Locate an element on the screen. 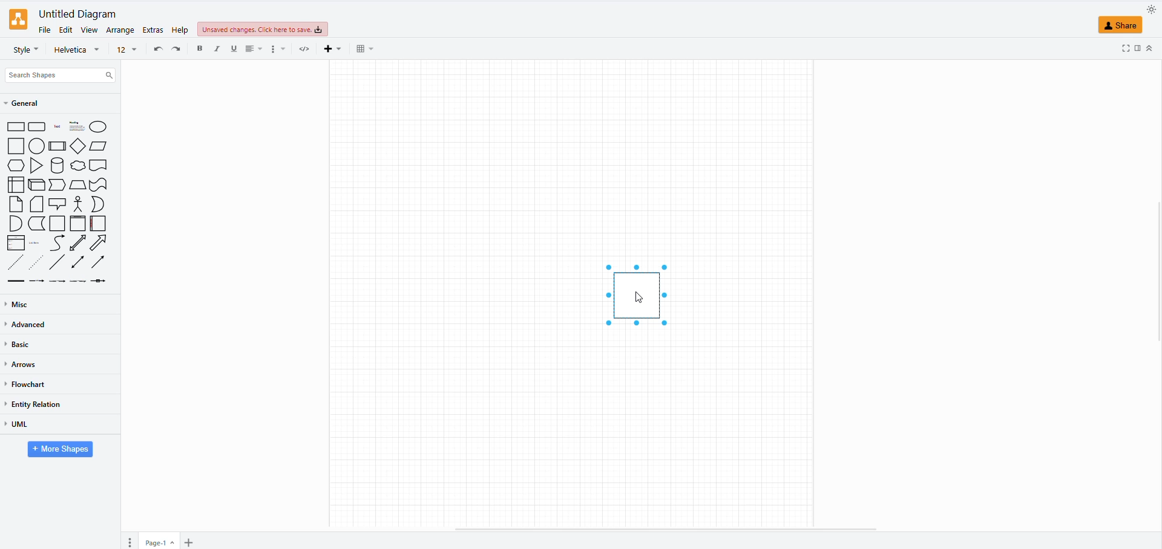 This screenshot has width=1162, height=549. connector with symbol is located at coordinates (100, 283).